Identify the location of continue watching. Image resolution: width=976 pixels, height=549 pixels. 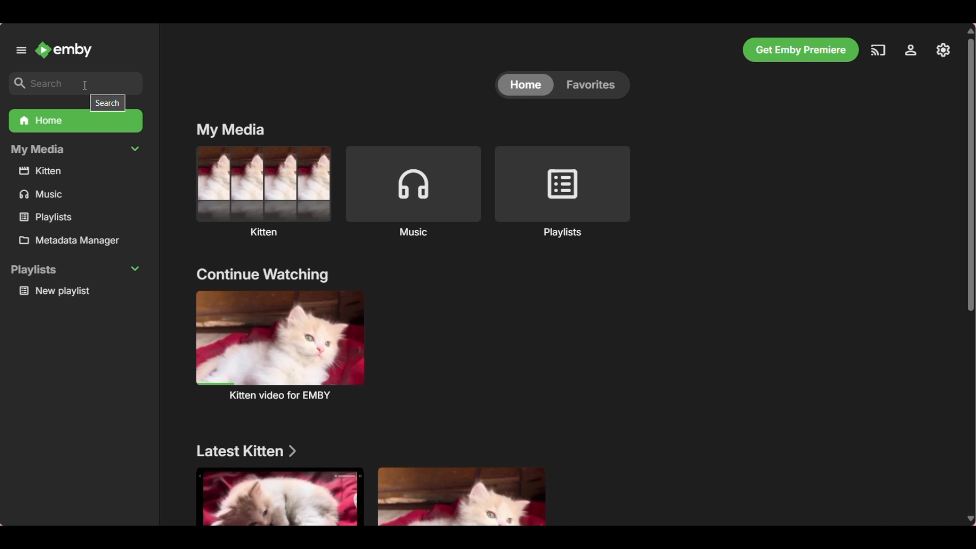
(263, 274).